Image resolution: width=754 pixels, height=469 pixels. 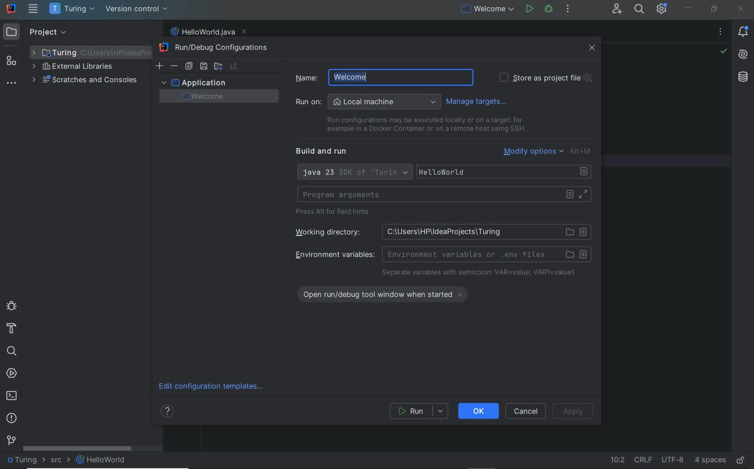 What do you see at coordinates (78, 448) in the screenshot?
I see `scrollbar` at bounding box center [78, 448].